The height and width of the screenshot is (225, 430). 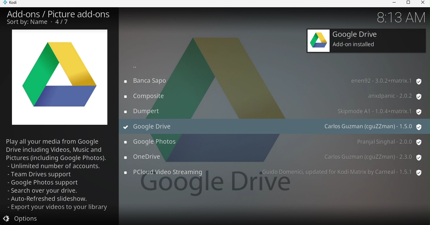 I want to click on One drive icon, so click(x=61, y=80).